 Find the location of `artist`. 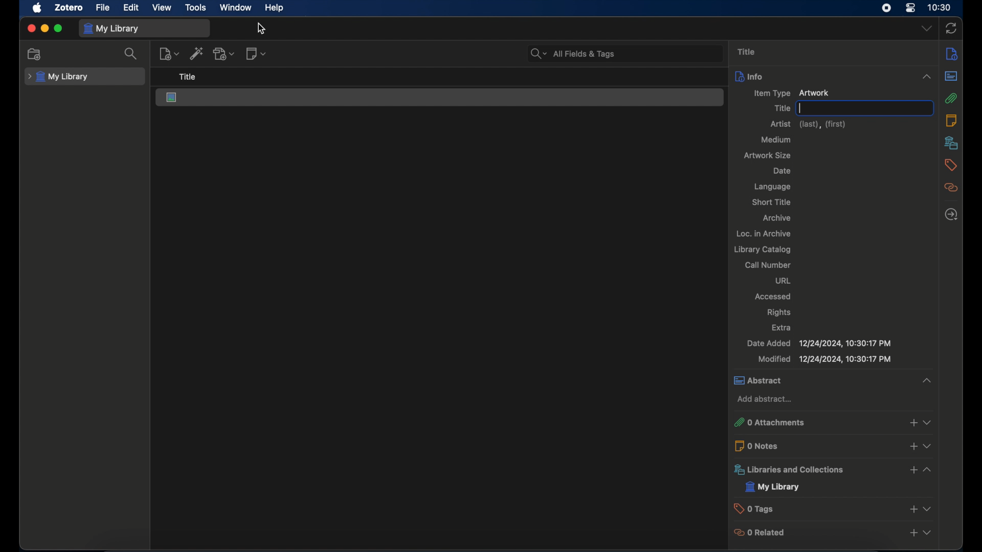

artist is located at coordinates (809, 124).